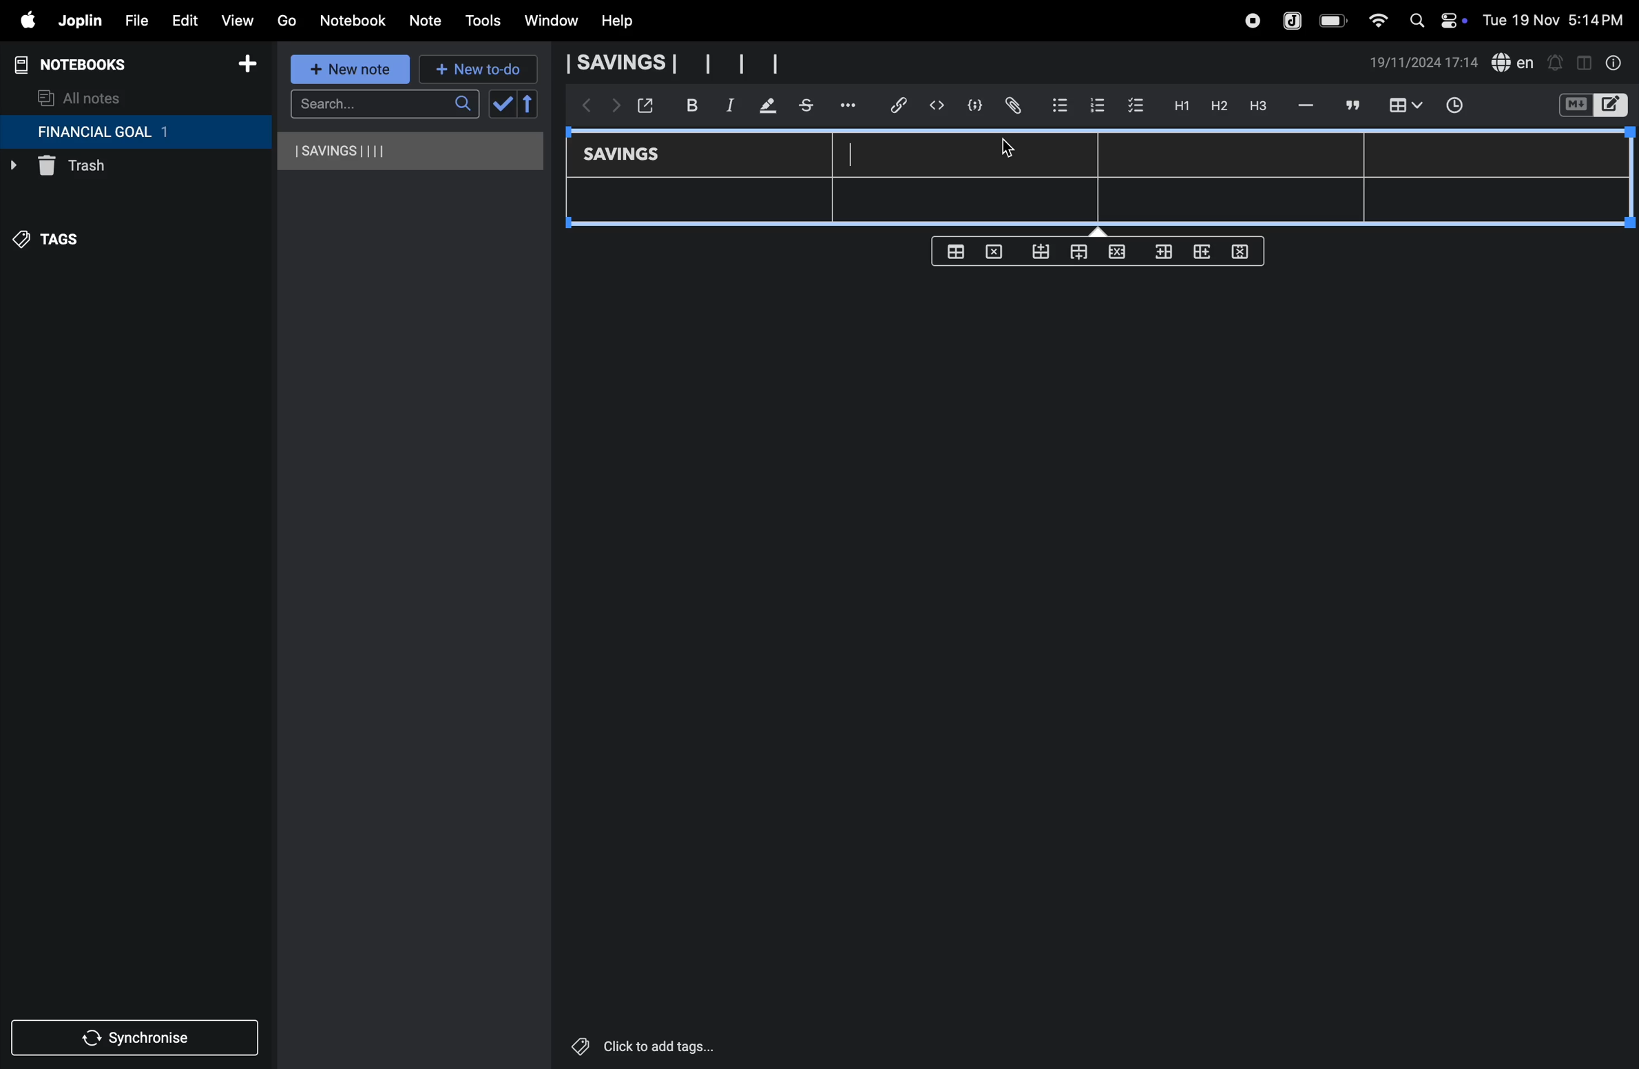 This screenshot has height=1069, width=1639. What do you see at coordinates (1241, 251) in the screenshot?
I see `delete rows` at bounding box center [1241, 251].